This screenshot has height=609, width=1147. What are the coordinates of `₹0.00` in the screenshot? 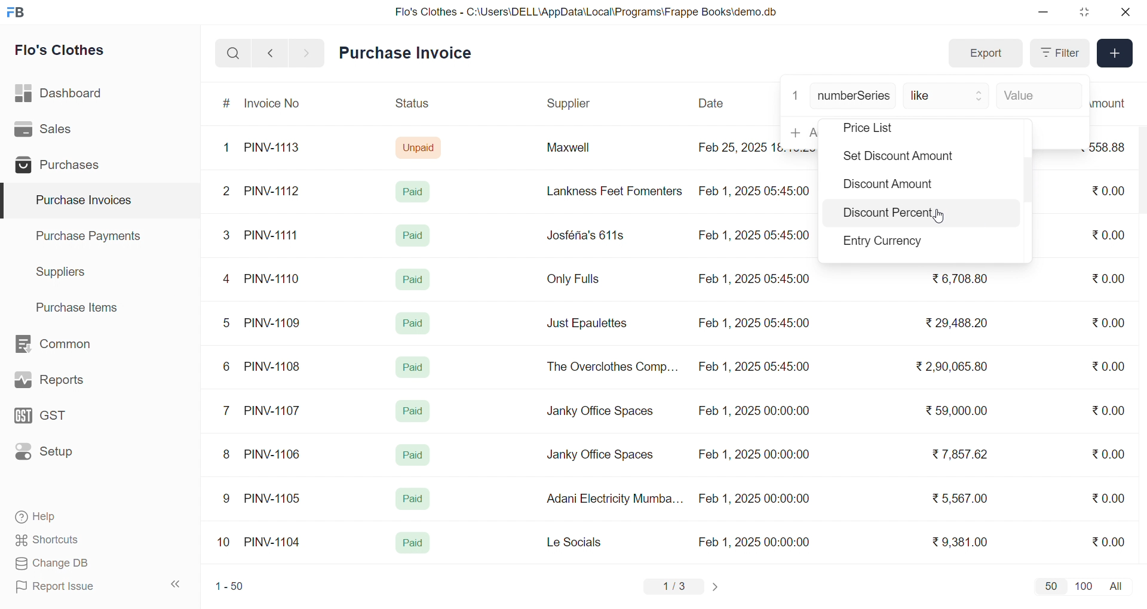 It's located at (1108, 454).